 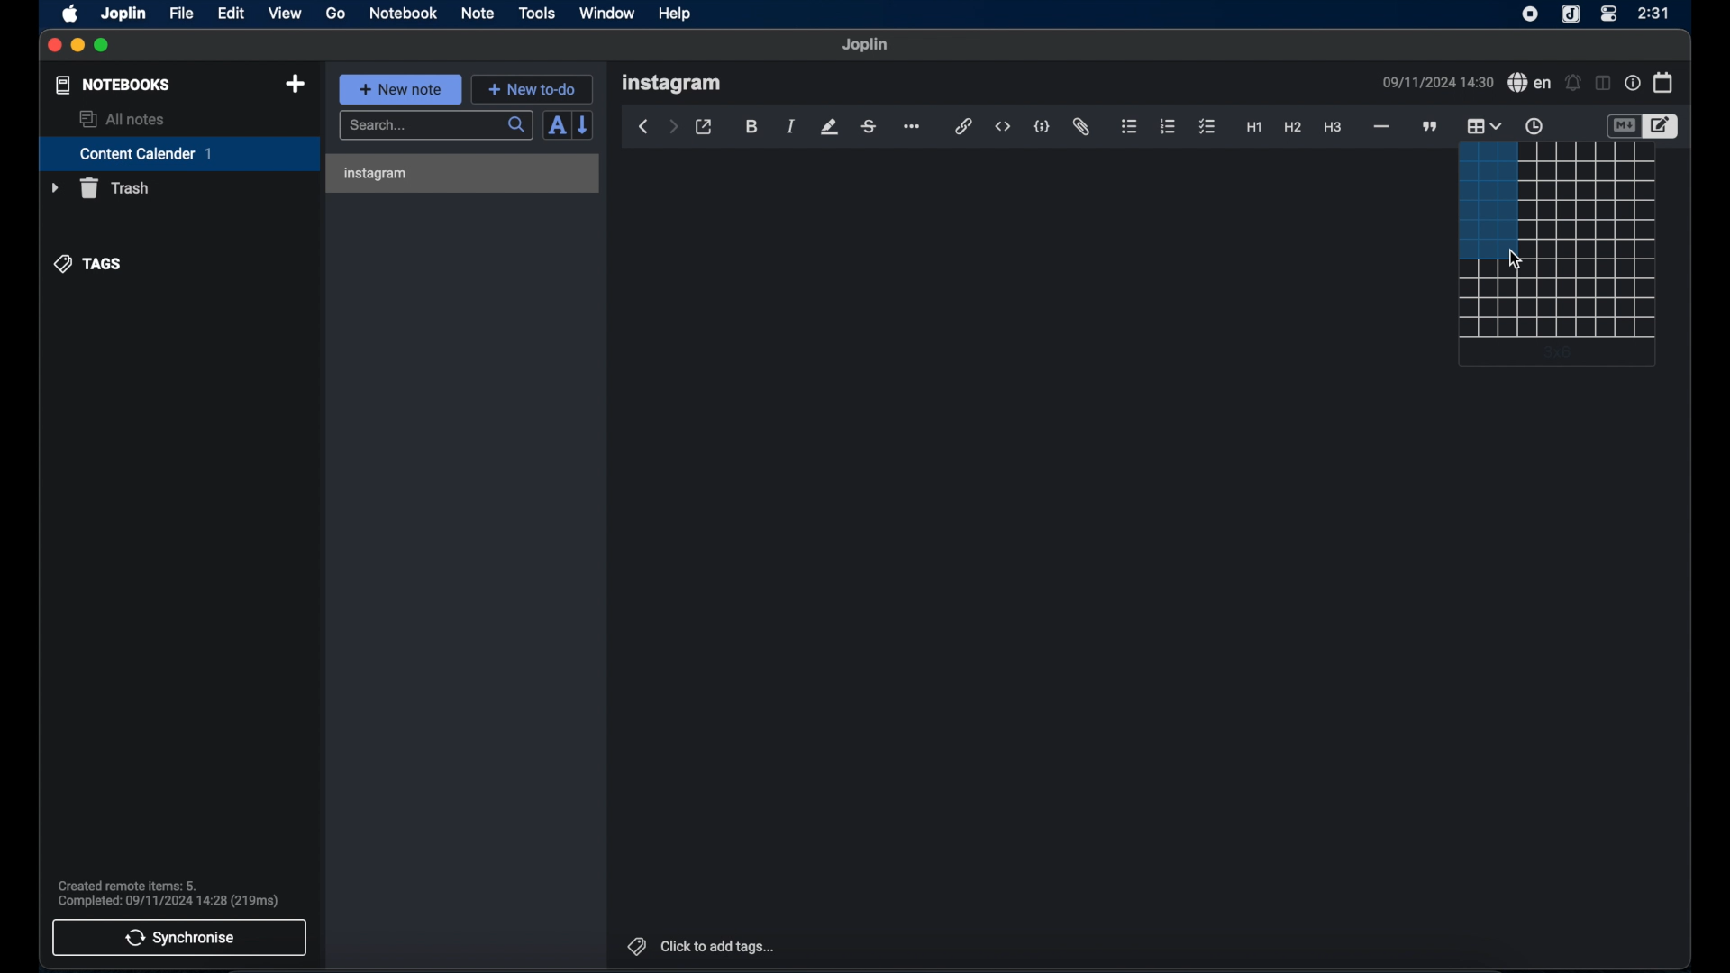 I want to click on joplin icon, so click(x=1570, y=14).